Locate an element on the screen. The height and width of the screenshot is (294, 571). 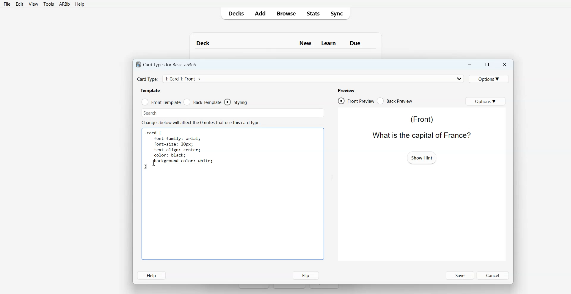
Changes below will affect the 0 notes that use this card type is located at coordinates (203, 123).